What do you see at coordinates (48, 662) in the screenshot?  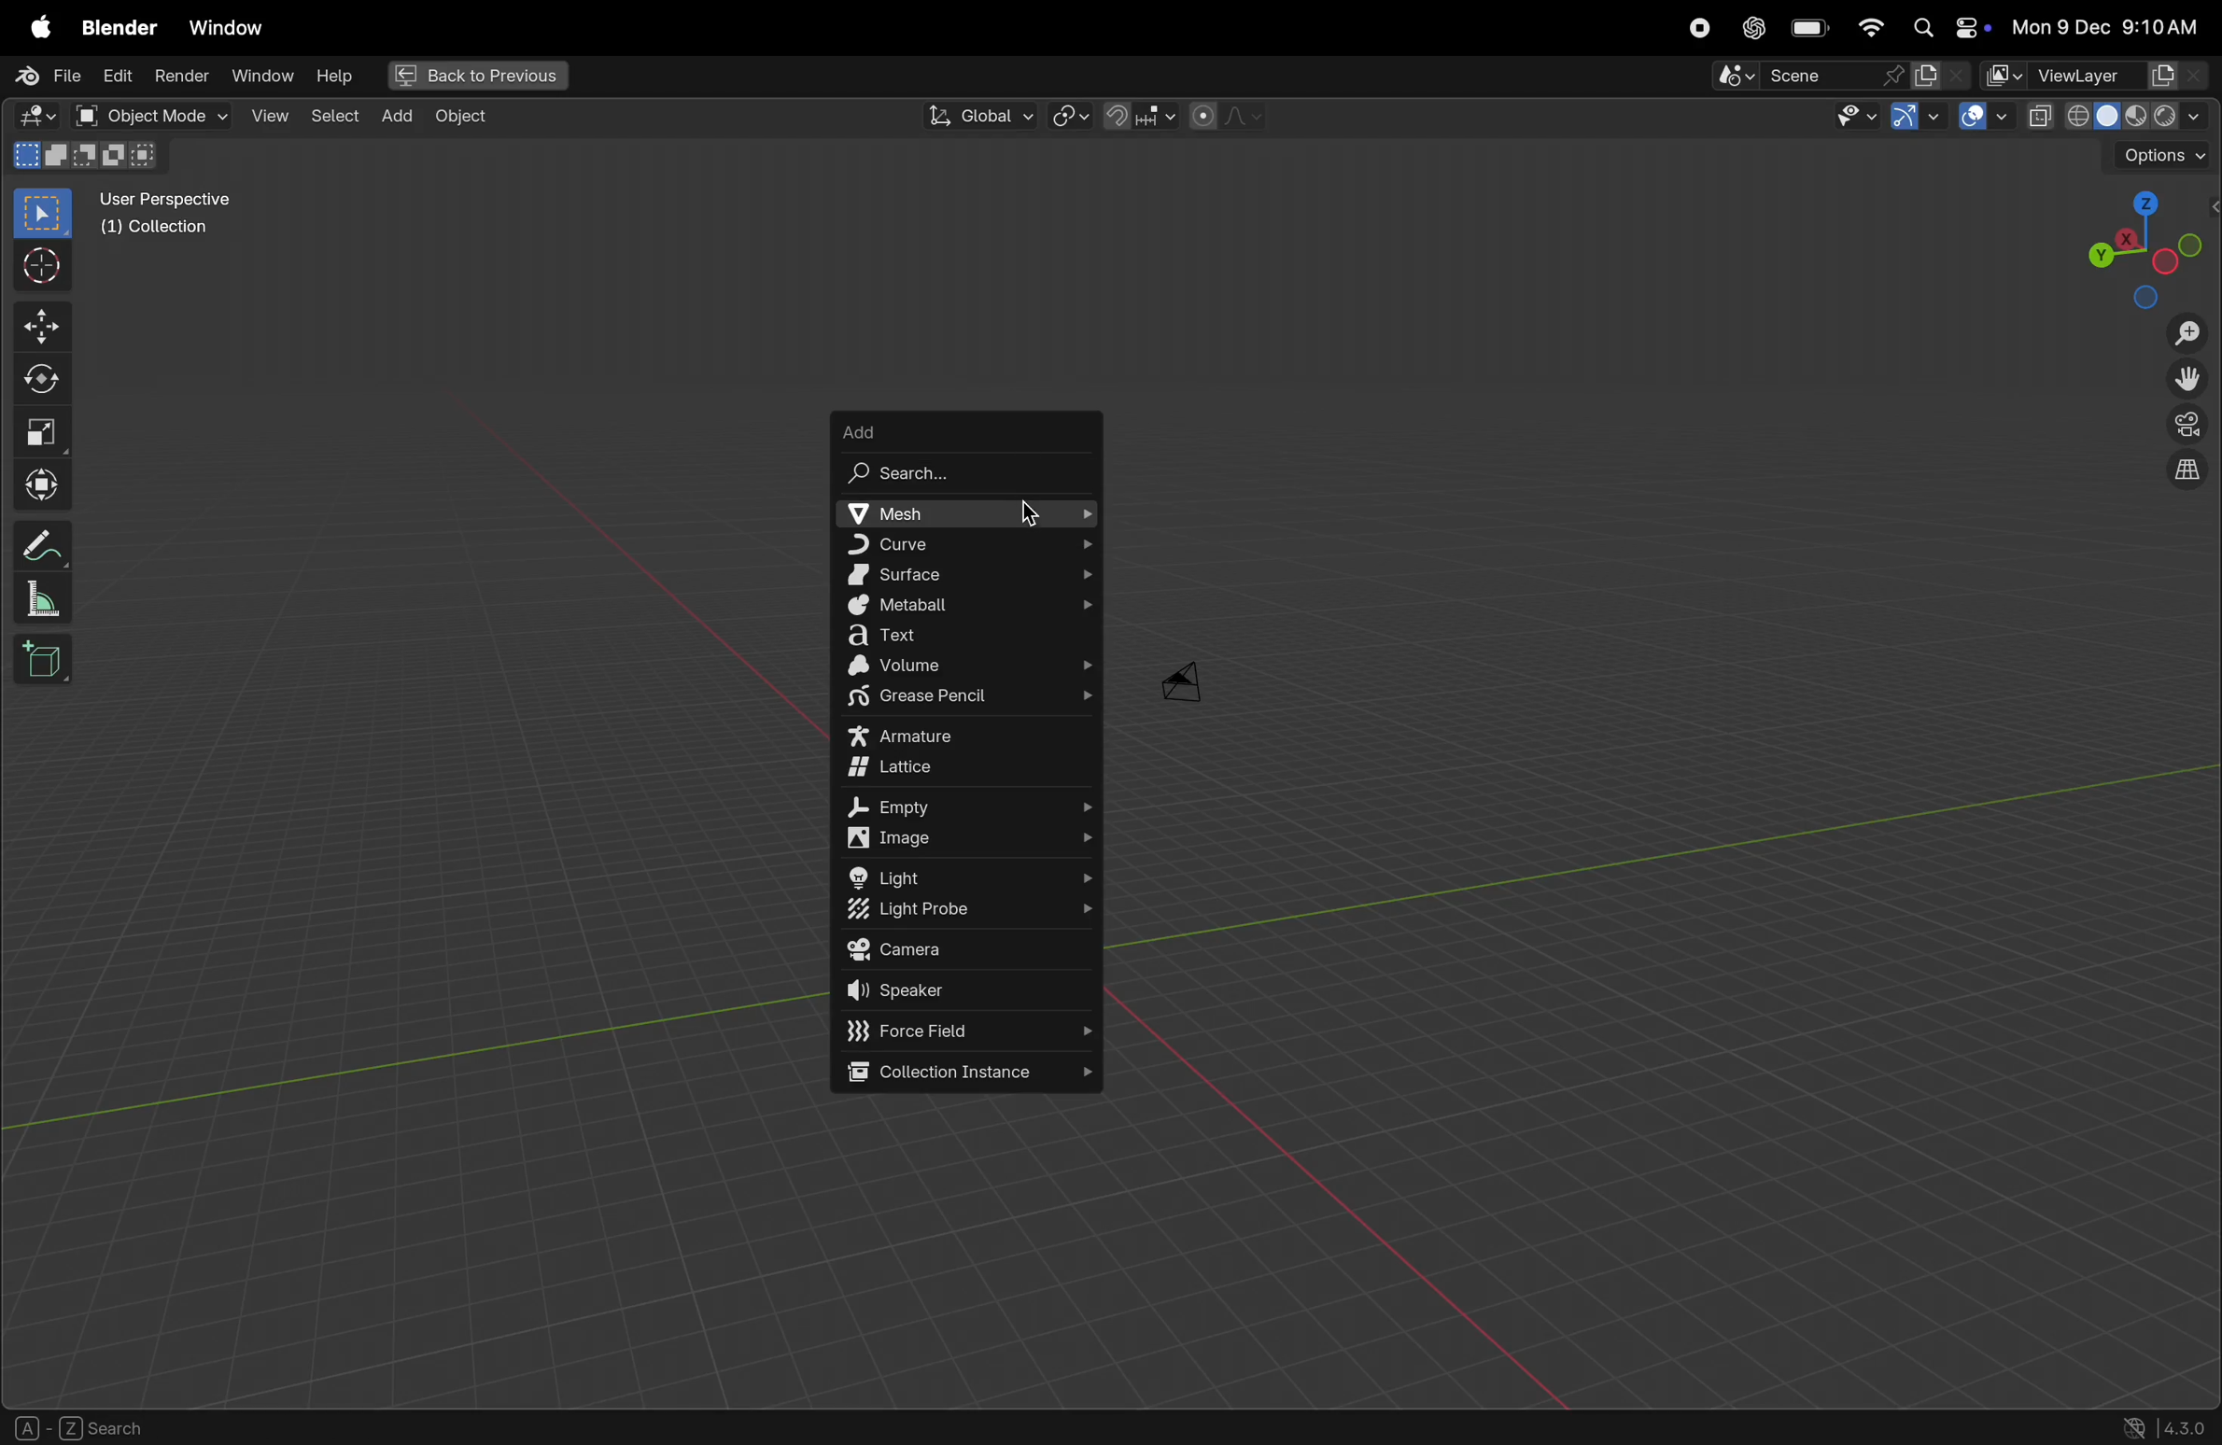 I see `add cube` at bounding box center [48, 662].